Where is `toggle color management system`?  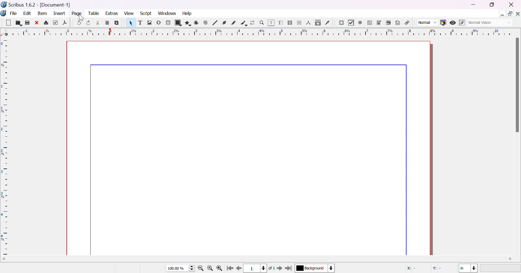 toggle color management system is located at coordinates (444, 22).